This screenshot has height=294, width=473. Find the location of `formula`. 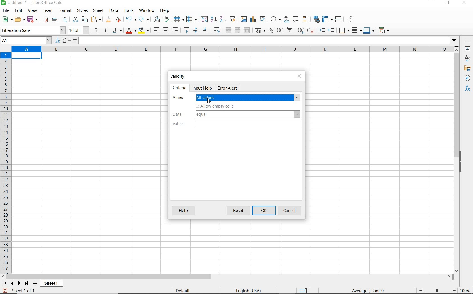

formula is located at coordinates (369, 290).